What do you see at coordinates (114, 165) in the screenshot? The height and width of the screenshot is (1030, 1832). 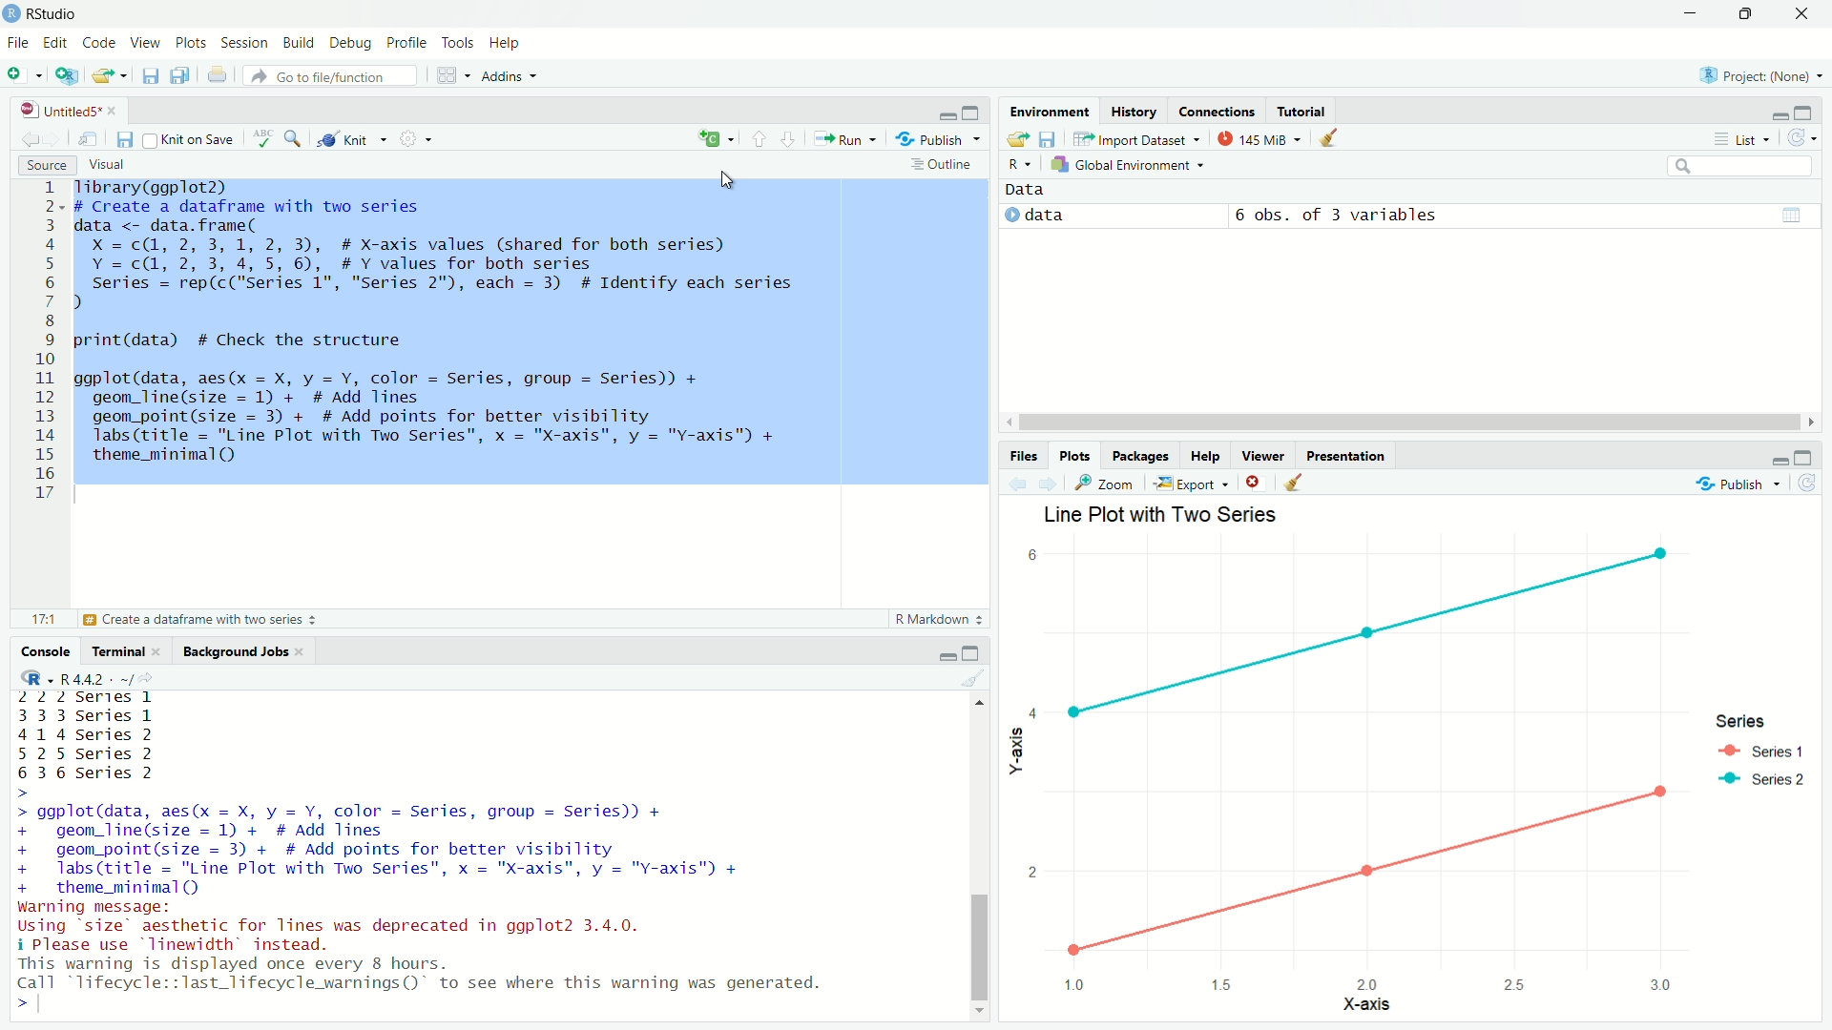 I see `Visual` at bounding box center [114, 165].